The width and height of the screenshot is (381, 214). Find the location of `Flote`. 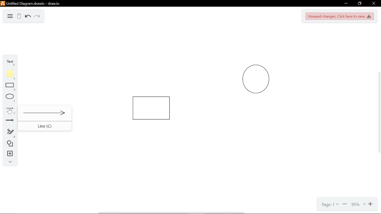

Flote is located at coordinates (9, 75).